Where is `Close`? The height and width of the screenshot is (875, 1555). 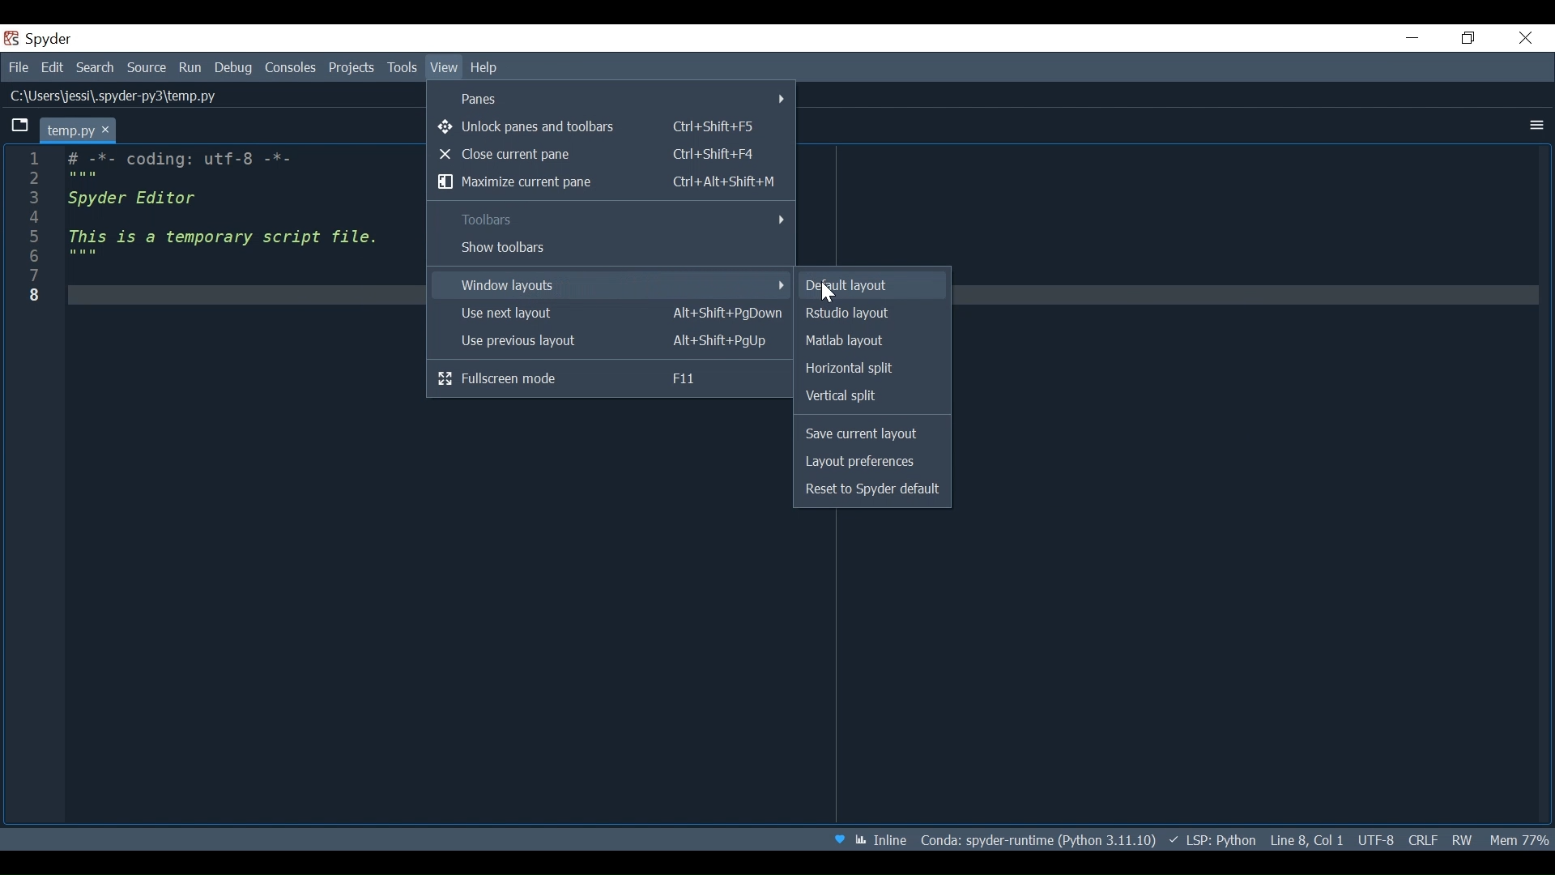
Close is located at coordinates (1524, 39).